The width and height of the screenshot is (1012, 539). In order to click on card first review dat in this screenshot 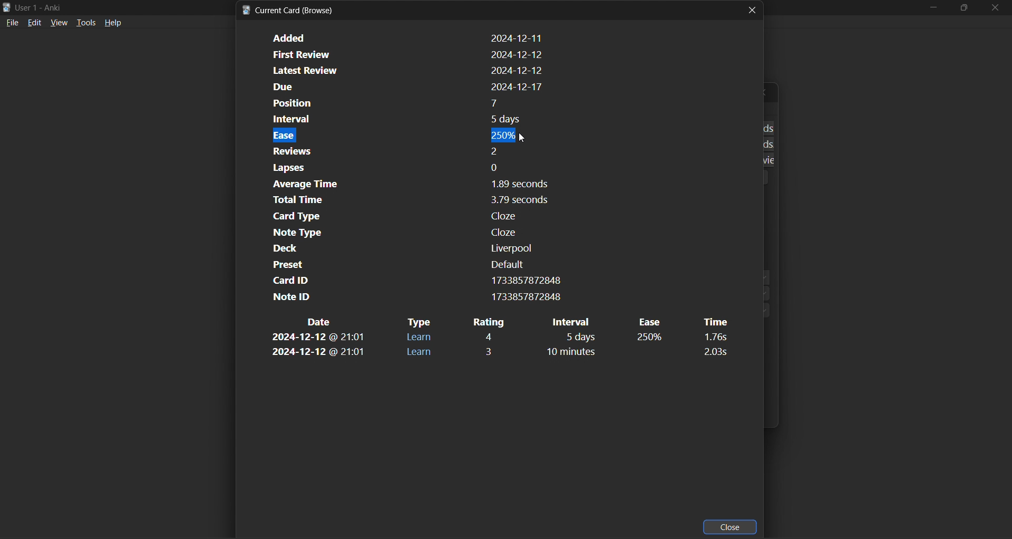, I will do `click(405, 53)`.